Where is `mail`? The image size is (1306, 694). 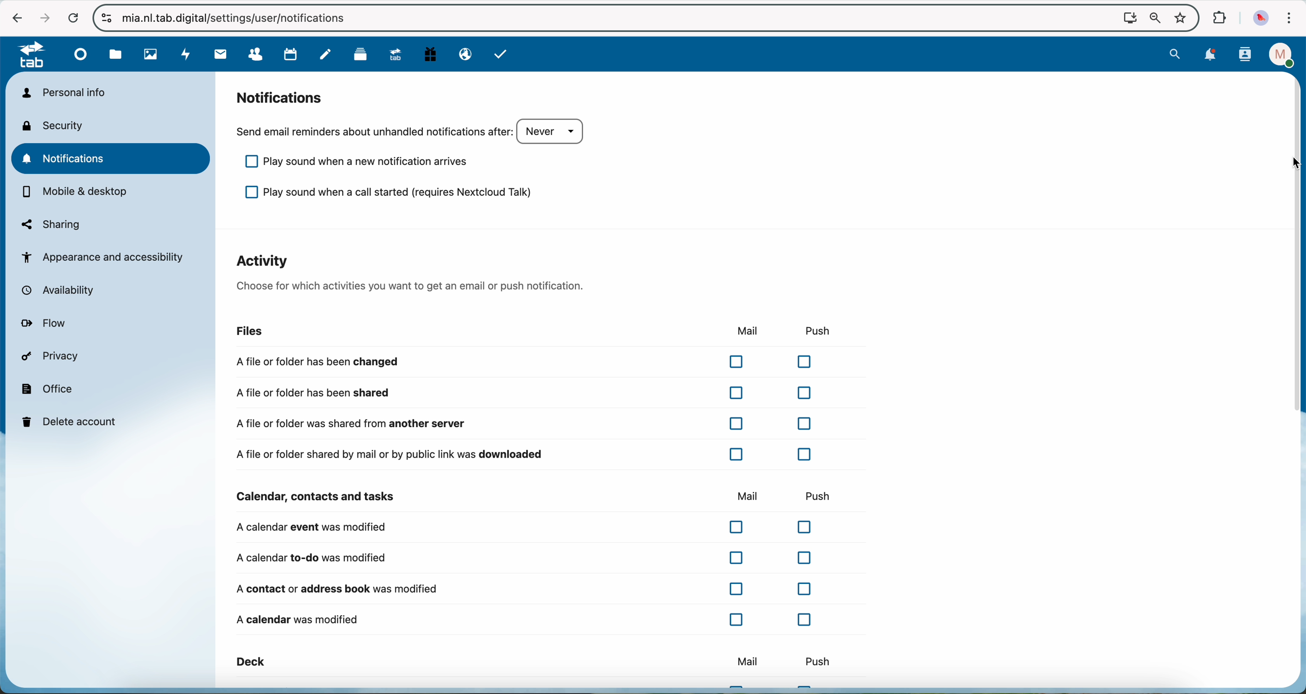 mail is located at coordinates (219, 55).